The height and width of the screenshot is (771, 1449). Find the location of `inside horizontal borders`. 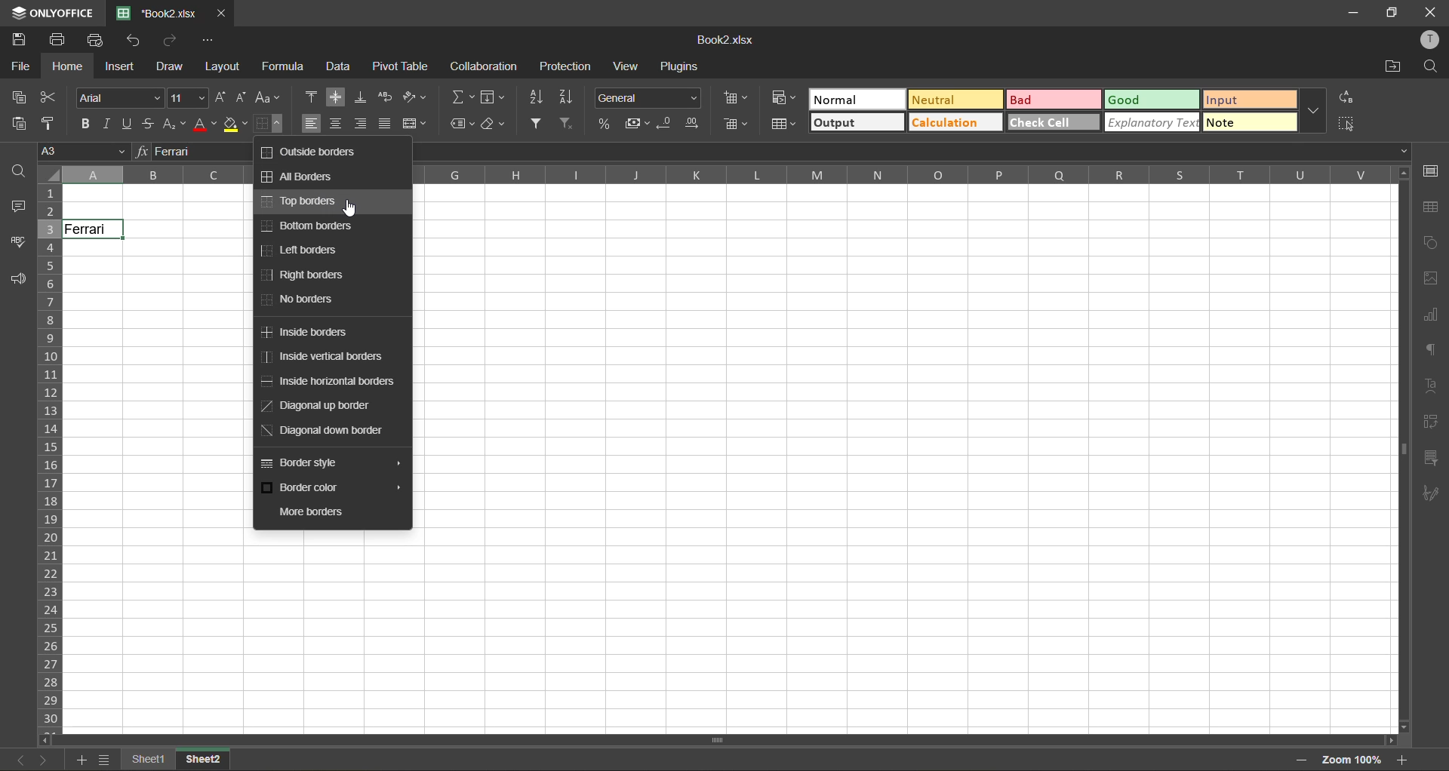

inside horizontal borders is located at coordinates (329, 382).